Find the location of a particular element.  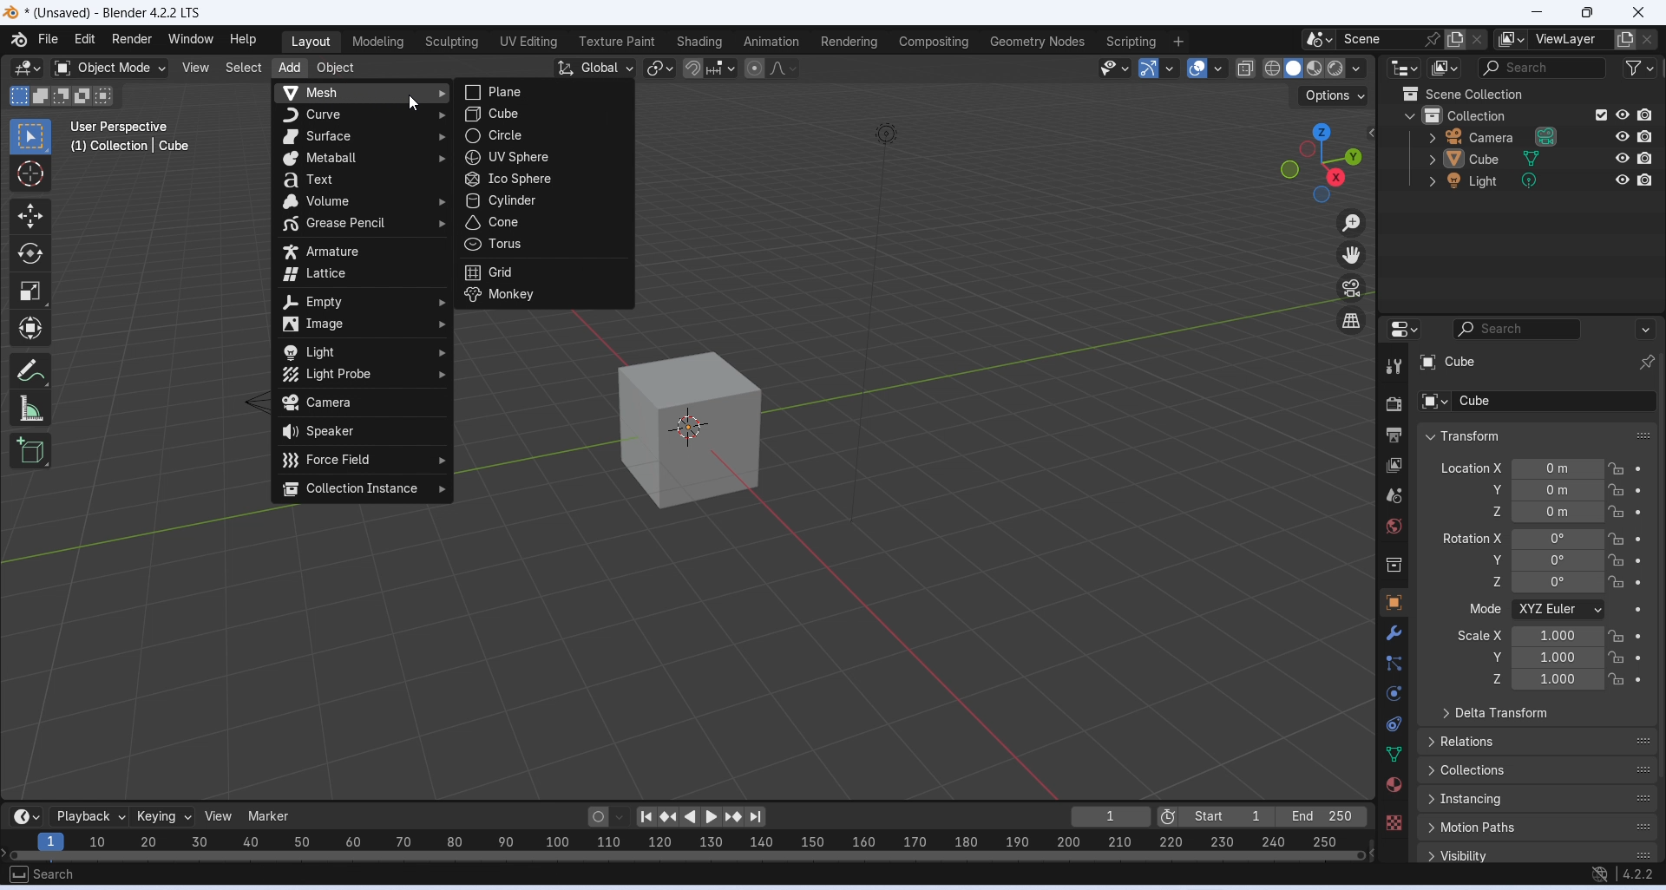

shading is located at coordinates (1357, 69).